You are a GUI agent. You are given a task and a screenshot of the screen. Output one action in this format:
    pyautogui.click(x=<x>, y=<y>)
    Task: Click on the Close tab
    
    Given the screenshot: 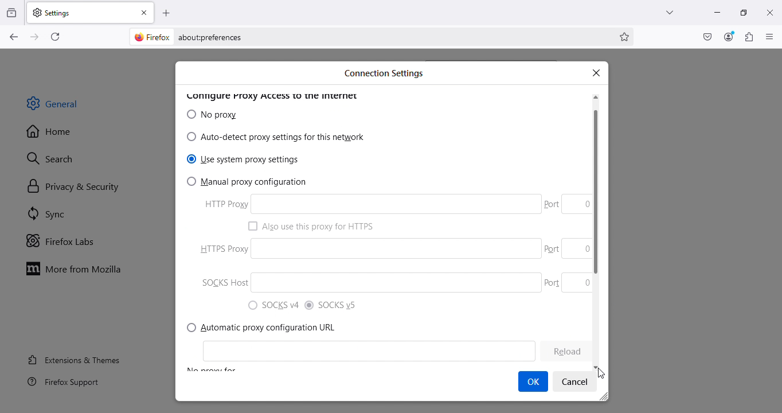 What is the action you would take?
    pyautogui.click(x=146, y=12)
    